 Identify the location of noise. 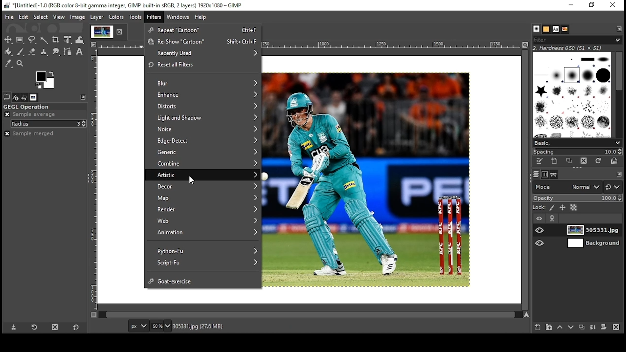
(202, 129).